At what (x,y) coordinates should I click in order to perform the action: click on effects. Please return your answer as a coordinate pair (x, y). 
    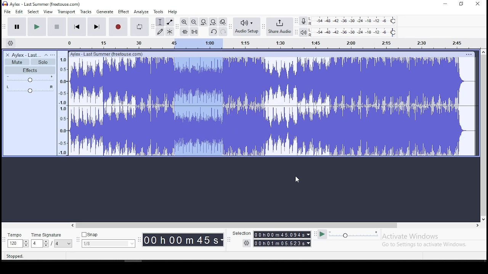
    Looking at the image, I should click on (30, 70).